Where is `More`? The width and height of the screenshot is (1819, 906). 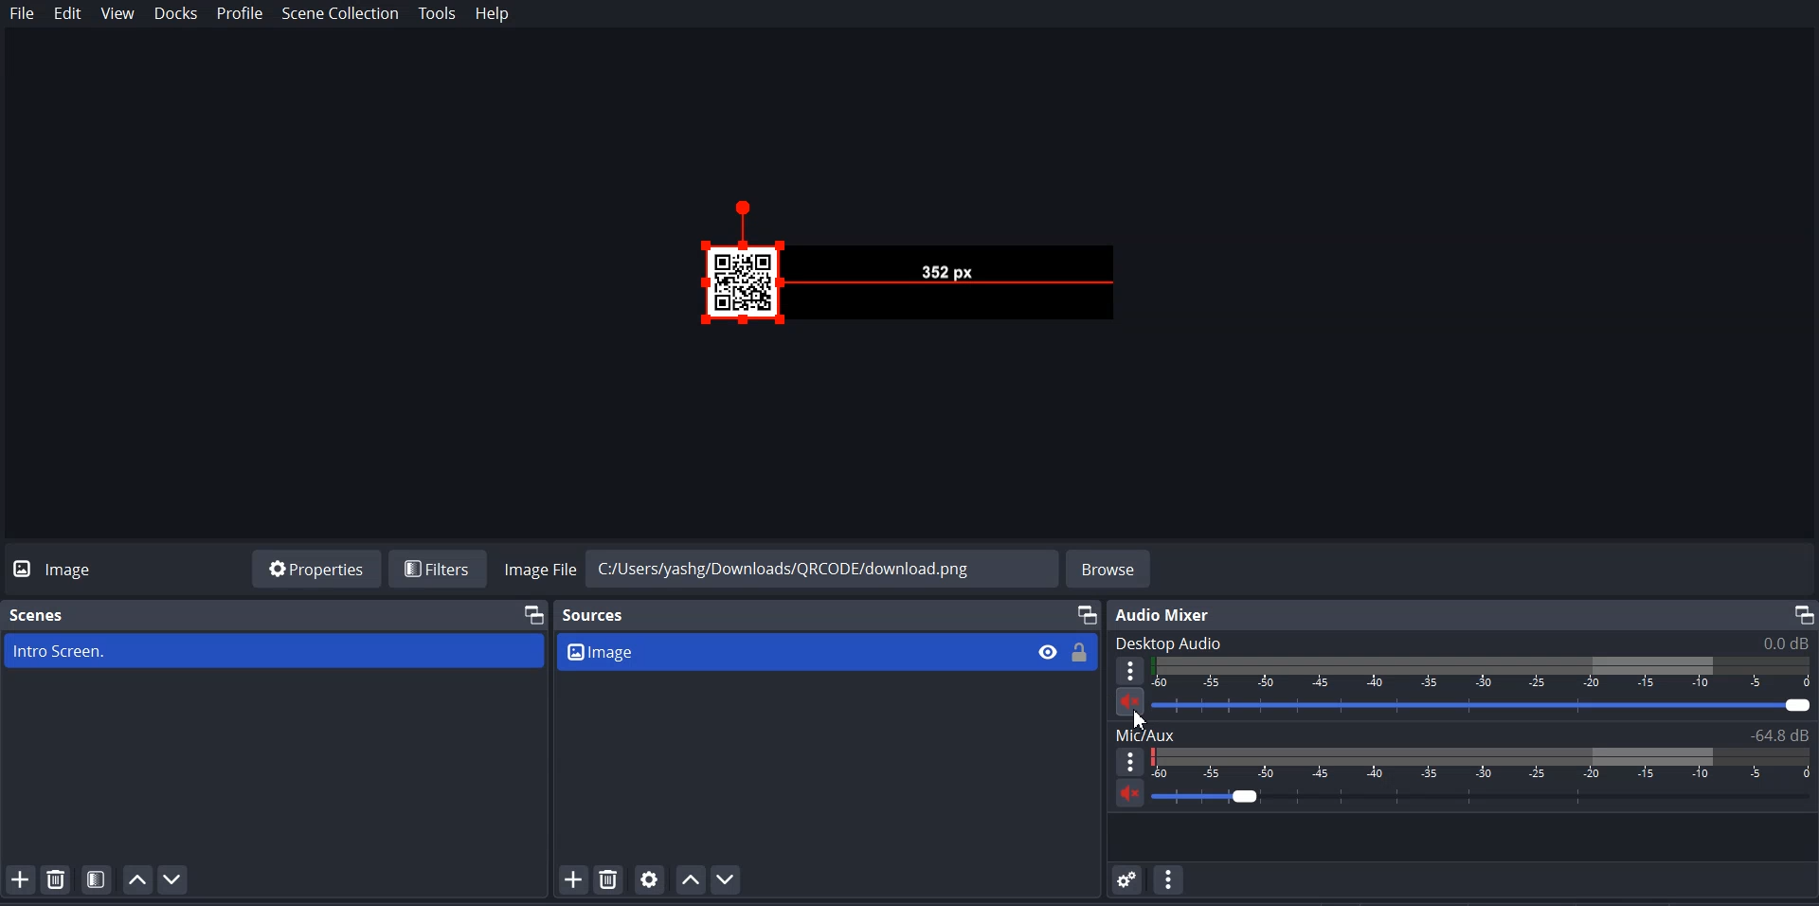
More is located at coordinates (1130, 670).